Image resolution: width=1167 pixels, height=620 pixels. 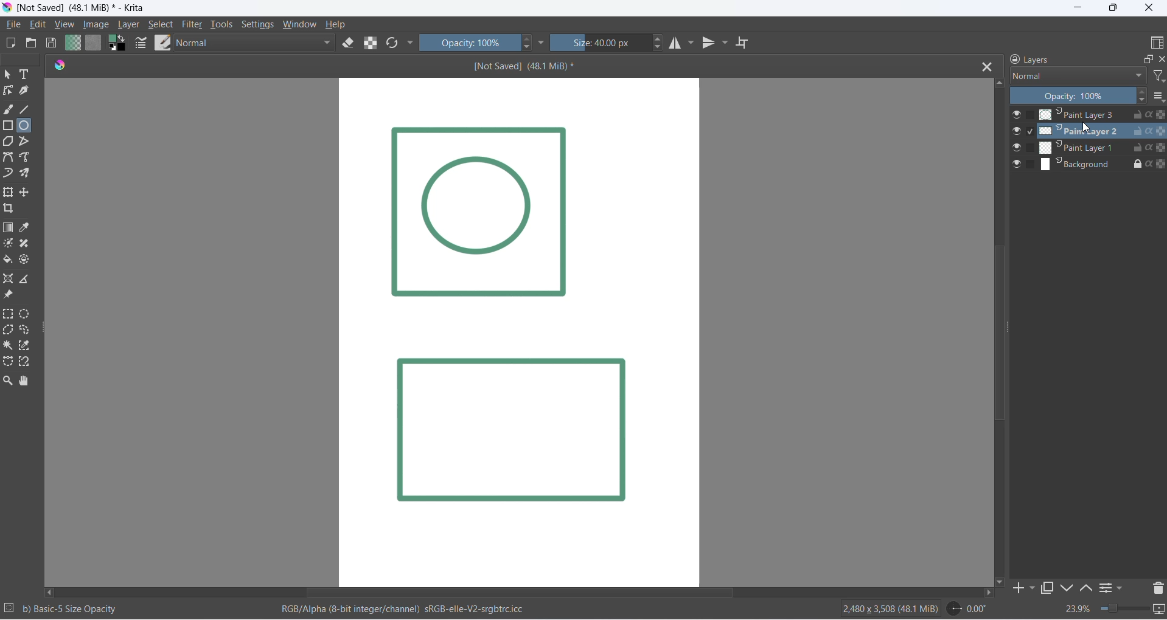 I want to click on paint layer 2, so click(x=1078, y=148).